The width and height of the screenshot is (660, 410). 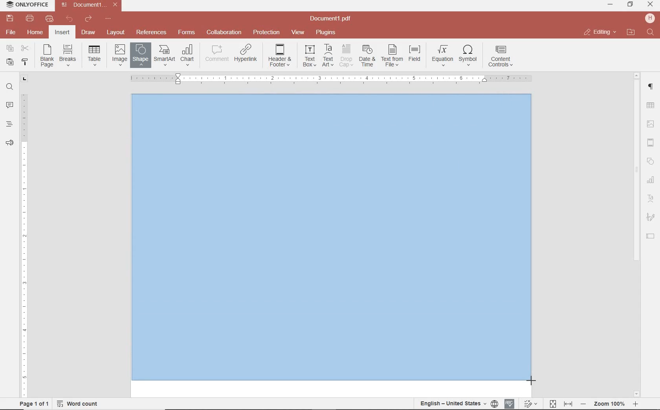 I want to click on CHART, so click(x=651, y=180).